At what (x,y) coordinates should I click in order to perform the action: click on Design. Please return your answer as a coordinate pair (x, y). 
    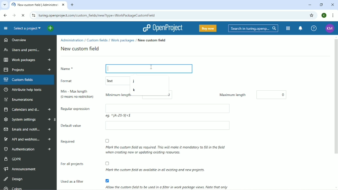
    Looking at the image, I should click on (13, 179).